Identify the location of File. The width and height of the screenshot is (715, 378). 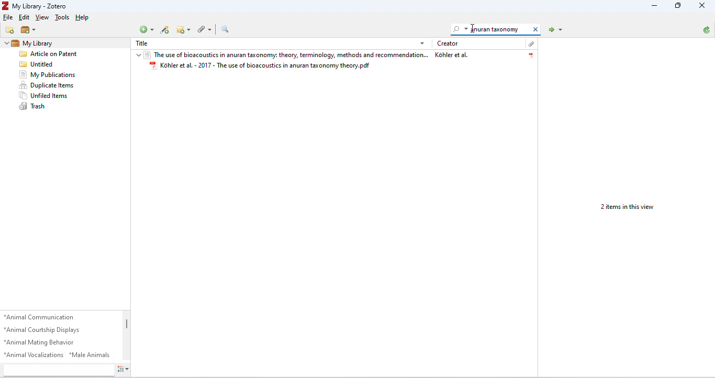
(7, 18).